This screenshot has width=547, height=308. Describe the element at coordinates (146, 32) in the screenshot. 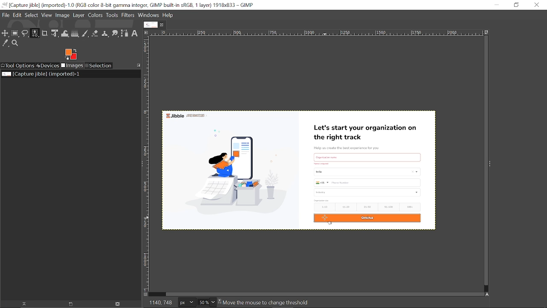

I see `Access this image menu` at that location.